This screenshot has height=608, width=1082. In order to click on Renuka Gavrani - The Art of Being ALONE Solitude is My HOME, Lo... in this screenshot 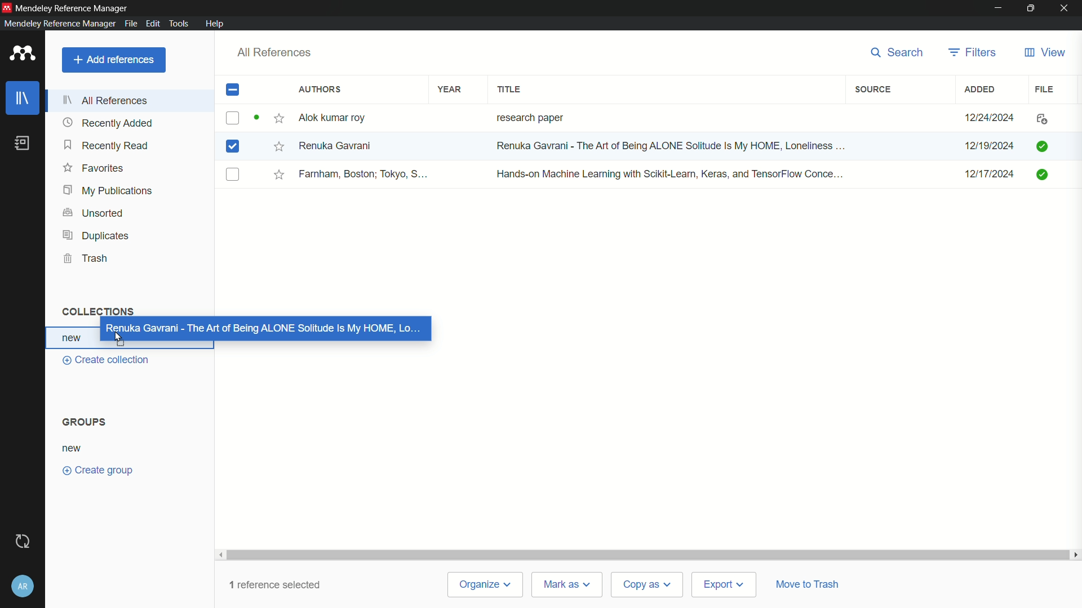, I will do `click(265, 328)`.